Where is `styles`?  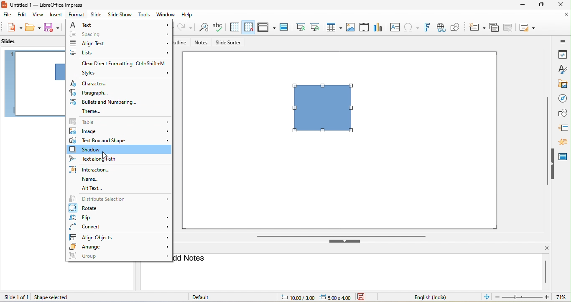 styles is located at coordinates (127, 73).